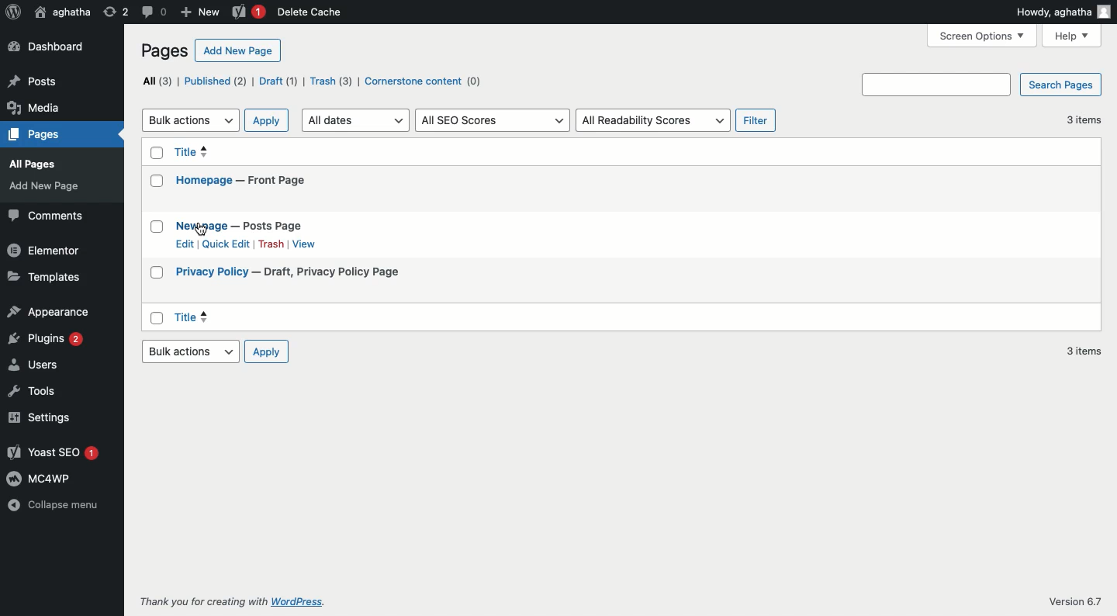  What do you see at coordinates (116, 12) in the screenshot?
I see `Revisions` at bounding box center [116, 12].